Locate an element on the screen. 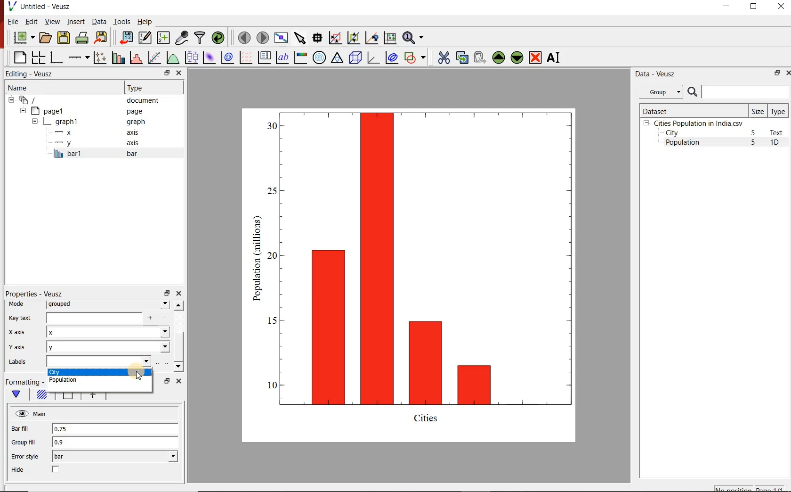  Text is located at coordinates (778, 132).